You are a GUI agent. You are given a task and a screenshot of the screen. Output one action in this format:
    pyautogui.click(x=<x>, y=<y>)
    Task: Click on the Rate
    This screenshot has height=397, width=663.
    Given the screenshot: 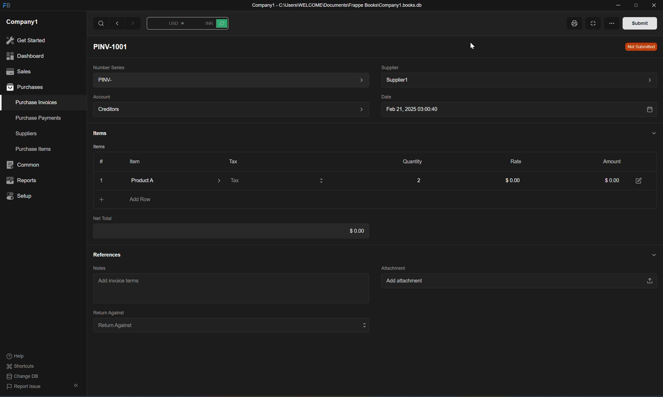 What is the action you would take?
    pyautogui.click(x=513, y=160)
    